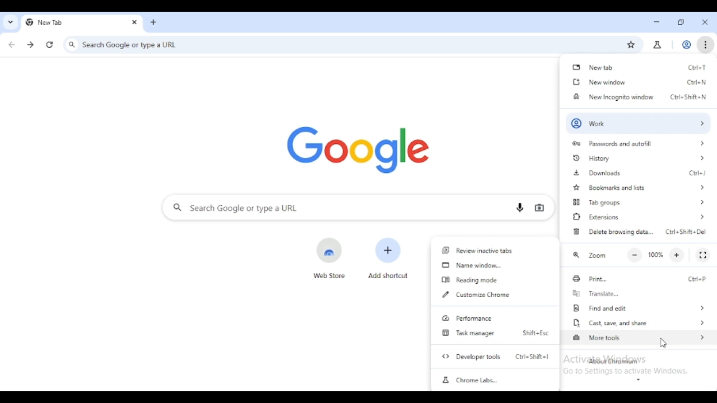 This screenshot has height=403, width=717. What do you see at coordinates (613, 97) in the screenshot?
I see `new incognito window` at bounding box center [613, 97].